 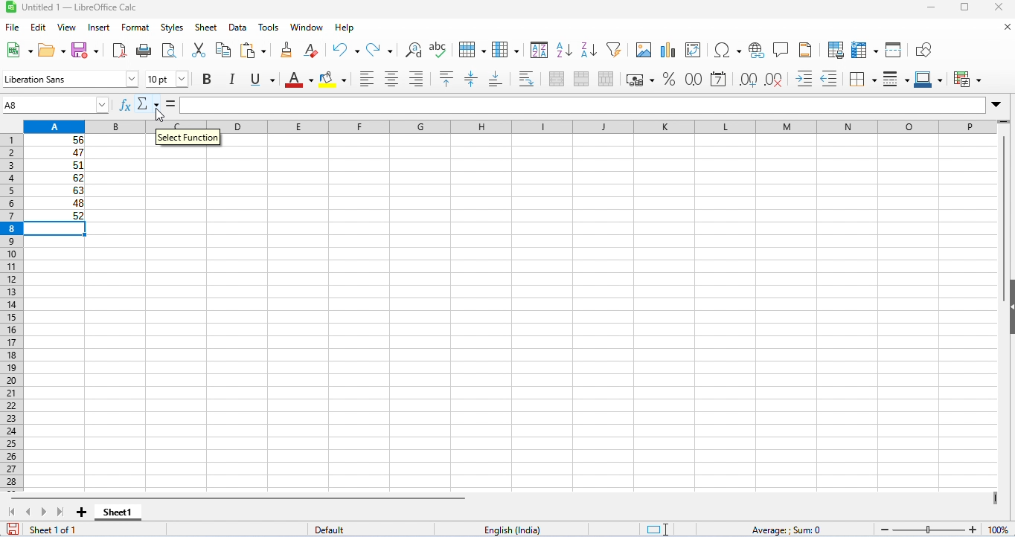 I want to click on column, so click(x=505, y=49).